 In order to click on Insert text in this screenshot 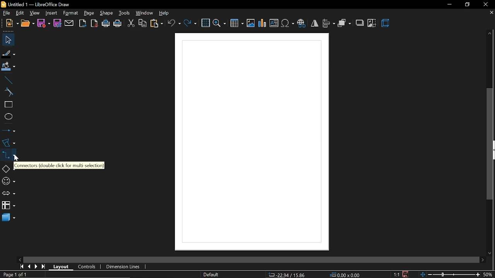, I will do `click(274, 23)`.